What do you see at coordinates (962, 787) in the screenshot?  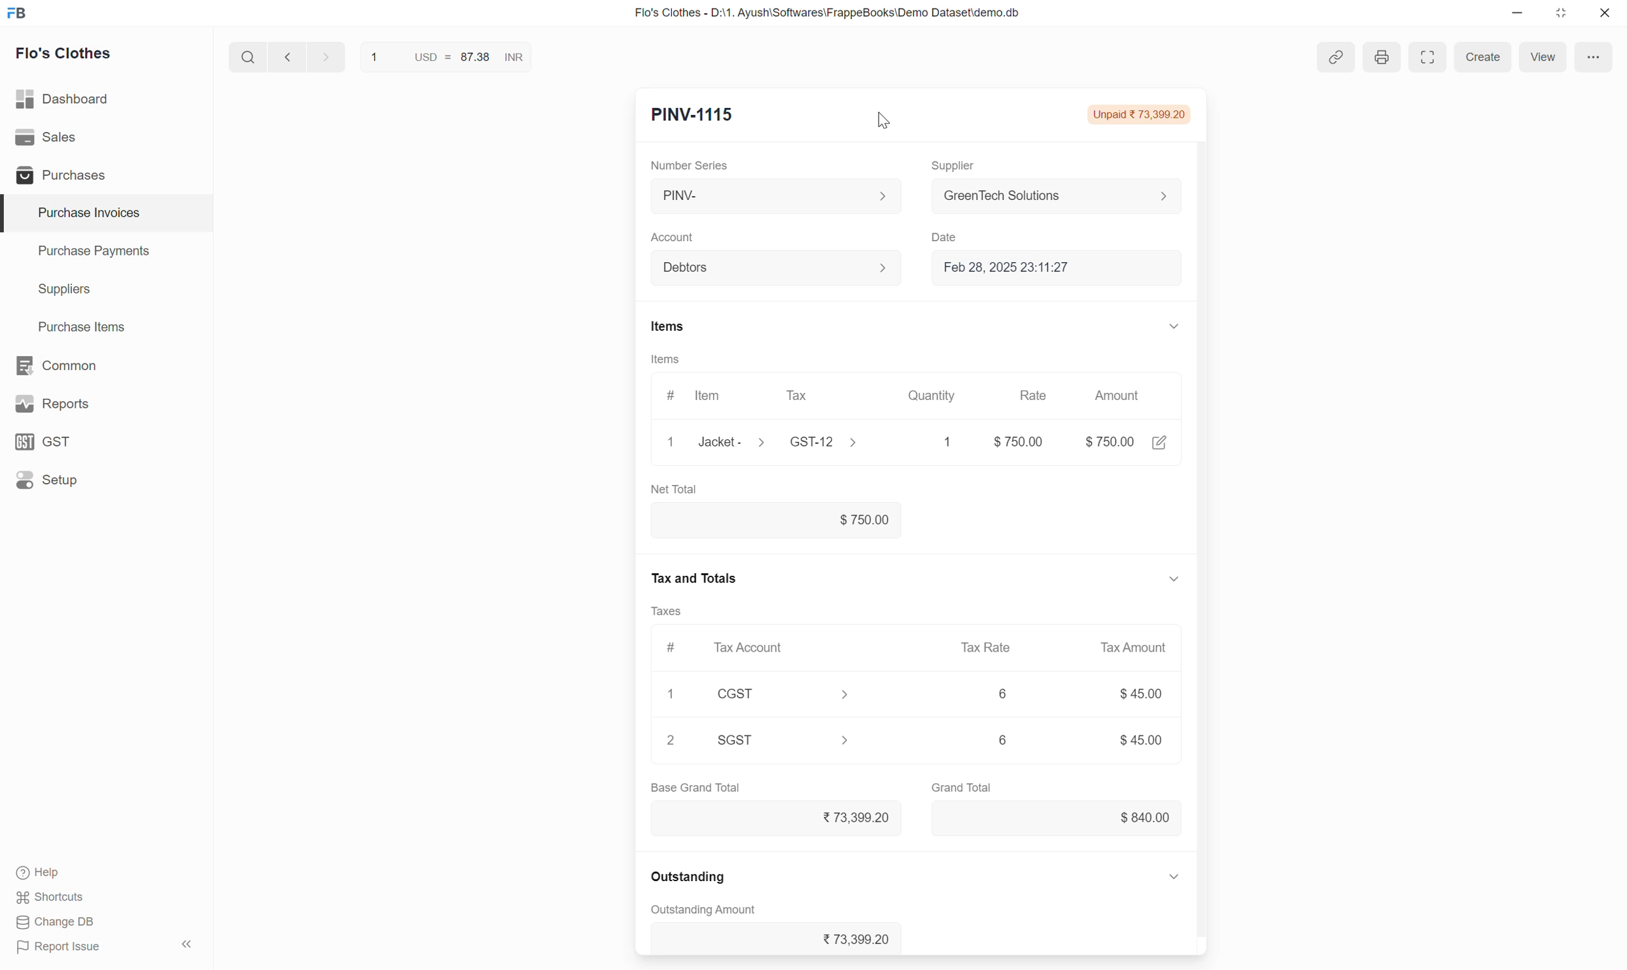 I see `Grand Total` at bounding box center [962, 787].